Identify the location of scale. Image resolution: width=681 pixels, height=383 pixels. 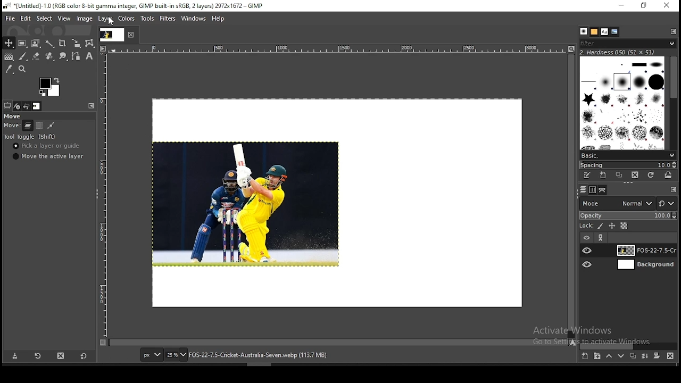
(104, 195).